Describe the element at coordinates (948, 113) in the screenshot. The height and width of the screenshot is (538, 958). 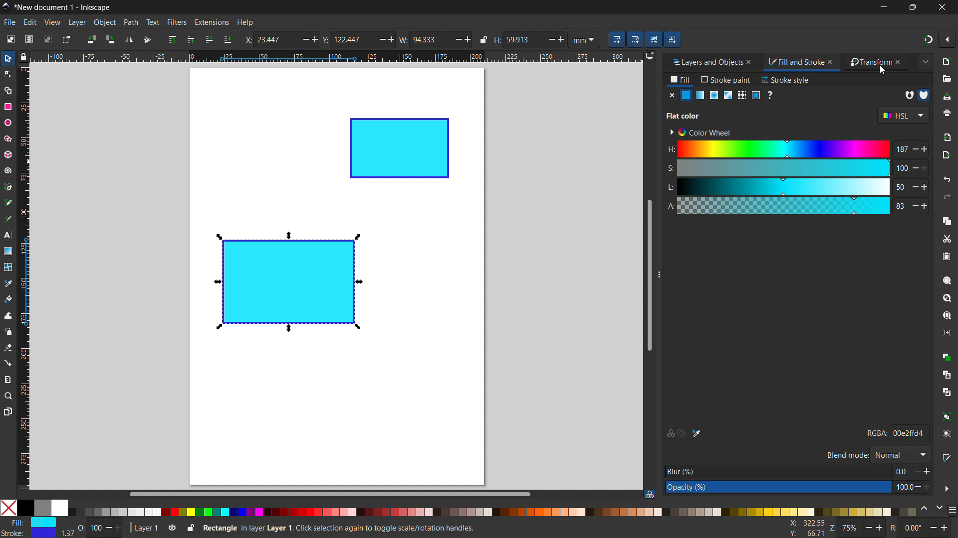
I see `print` at that location.